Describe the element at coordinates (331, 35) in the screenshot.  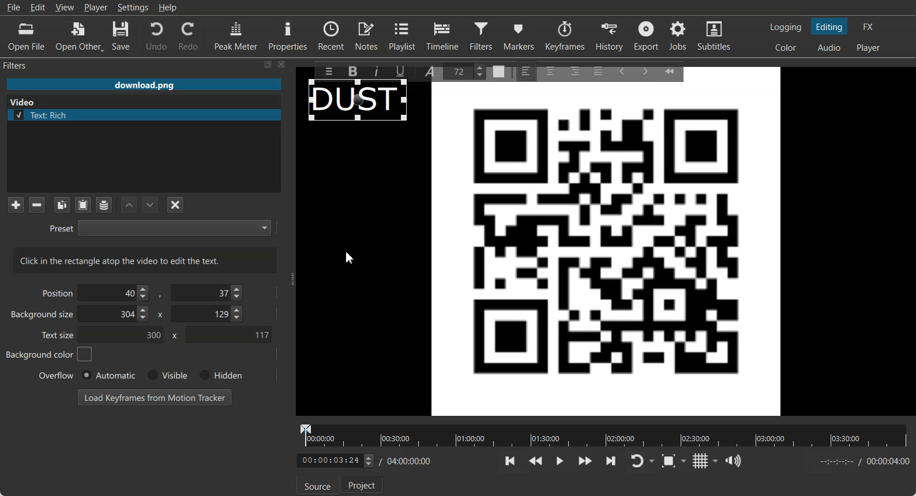
I see `Recent` at that location.